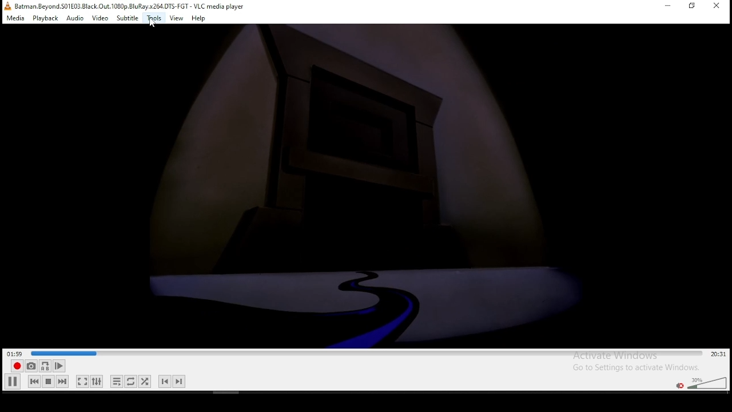 Image resolution: width=732 pixels, height=412 pixels. I want to click on record, so click(15, 366).